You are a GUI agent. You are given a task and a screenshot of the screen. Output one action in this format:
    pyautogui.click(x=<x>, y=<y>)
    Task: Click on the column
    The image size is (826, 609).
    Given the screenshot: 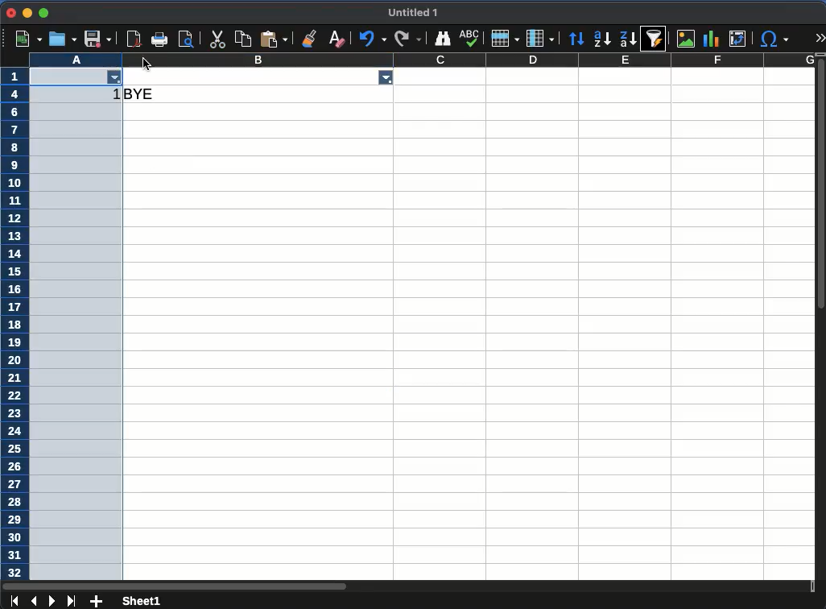 What is the action you would take?
    pyautogui.click(x=422, y=60)
    